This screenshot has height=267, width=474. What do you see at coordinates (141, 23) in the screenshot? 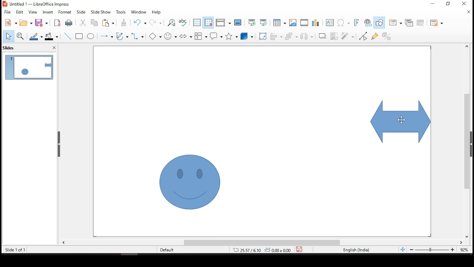
I see `undo` at bounding box center [141, 23].